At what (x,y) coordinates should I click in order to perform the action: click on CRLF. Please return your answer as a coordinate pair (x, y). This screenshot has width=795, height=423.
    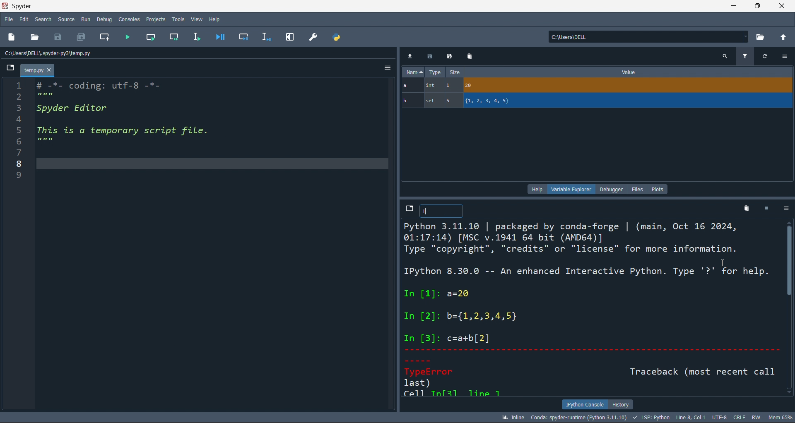
    Looking at the image, I should click on (740, 418).